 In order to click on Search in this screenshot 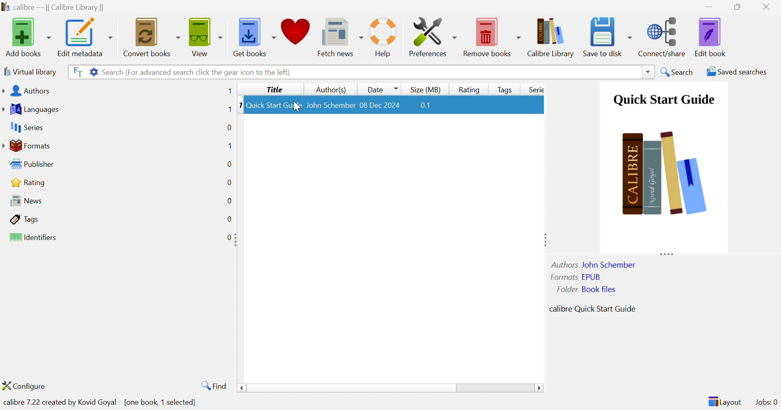, I will do `click(678, 71)`.